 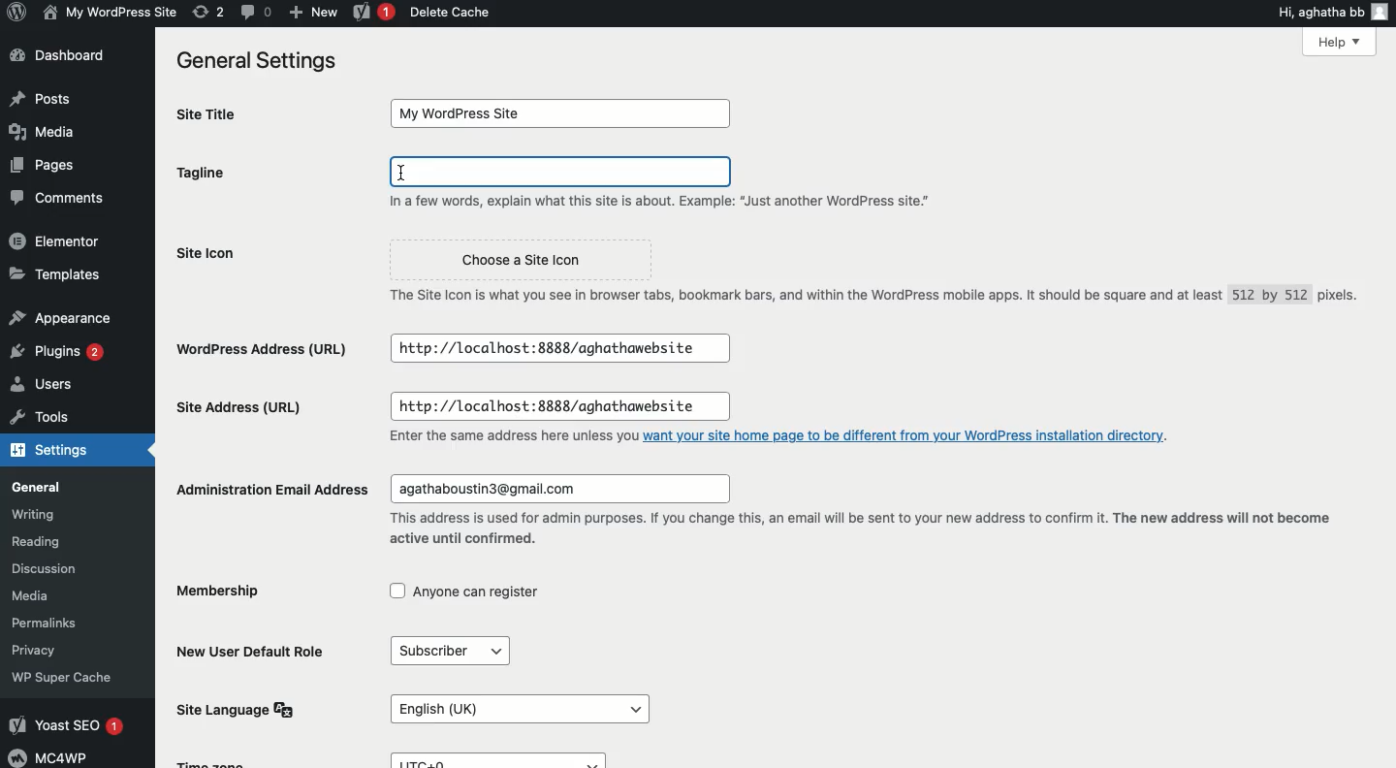 I want to click on New user default role, so click(x=254, y=651).